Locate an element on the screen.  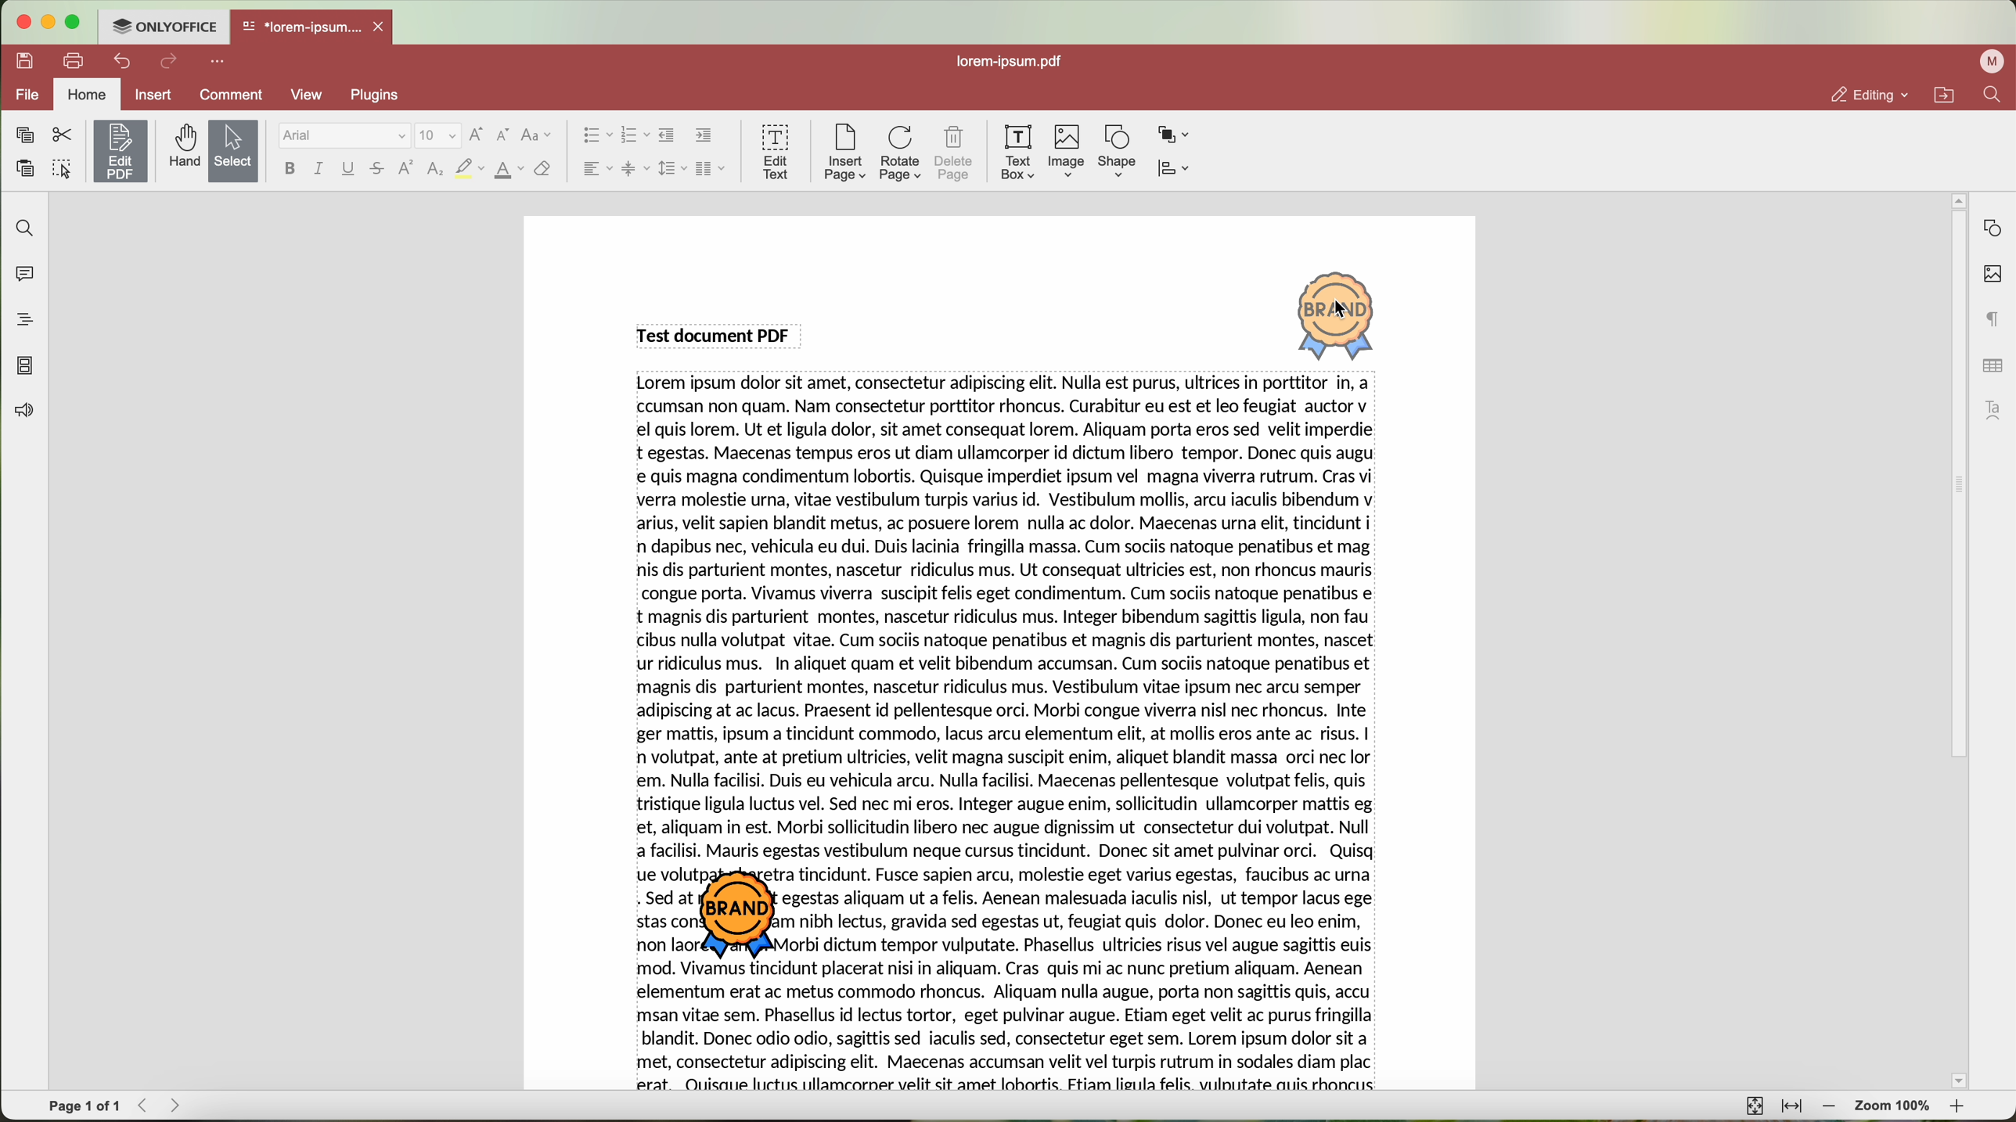
lorem-ipsum.pdf is located at coordinates (1015, 60).